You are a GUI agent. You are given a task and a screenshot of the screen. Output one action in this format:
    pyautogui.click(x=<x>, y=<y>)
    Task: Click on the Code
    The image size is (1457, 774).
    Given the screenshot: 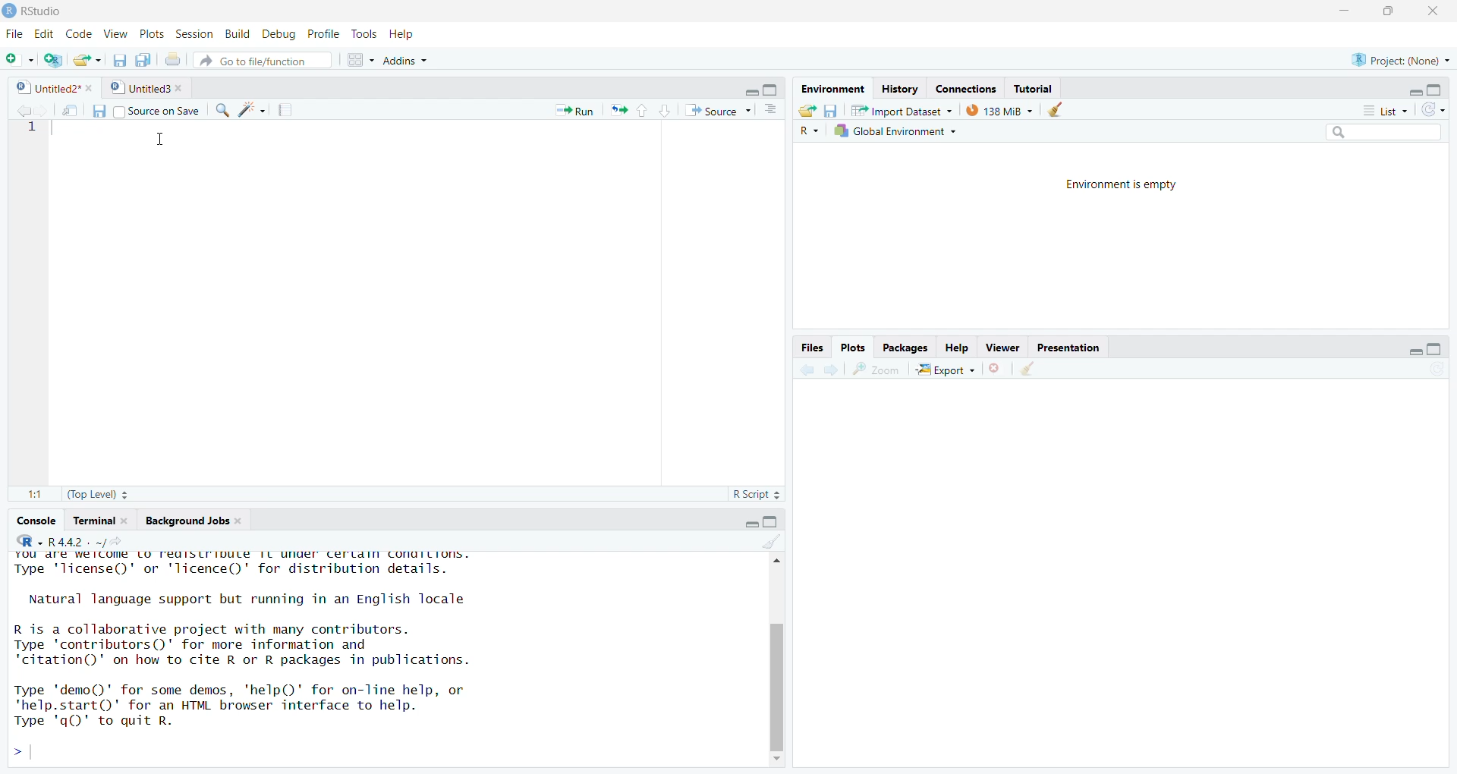 What is the action you would take?
    pyautogui.click(x=80, y=35)
    